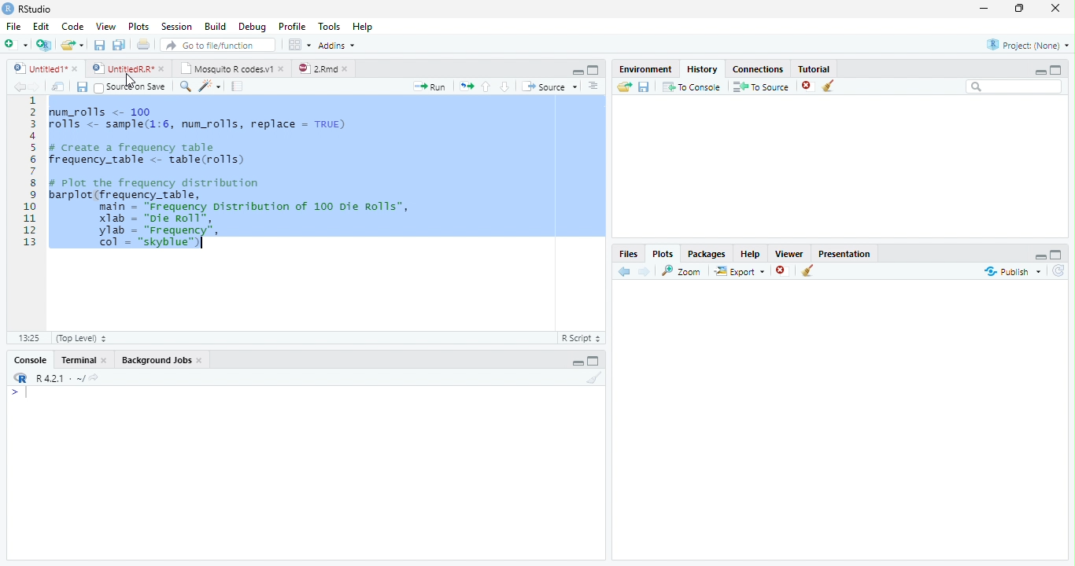  What do you see at coordinates (1058, 271) in the screenshot?
I see `Refresh List` at bounding box center [1058, 271].